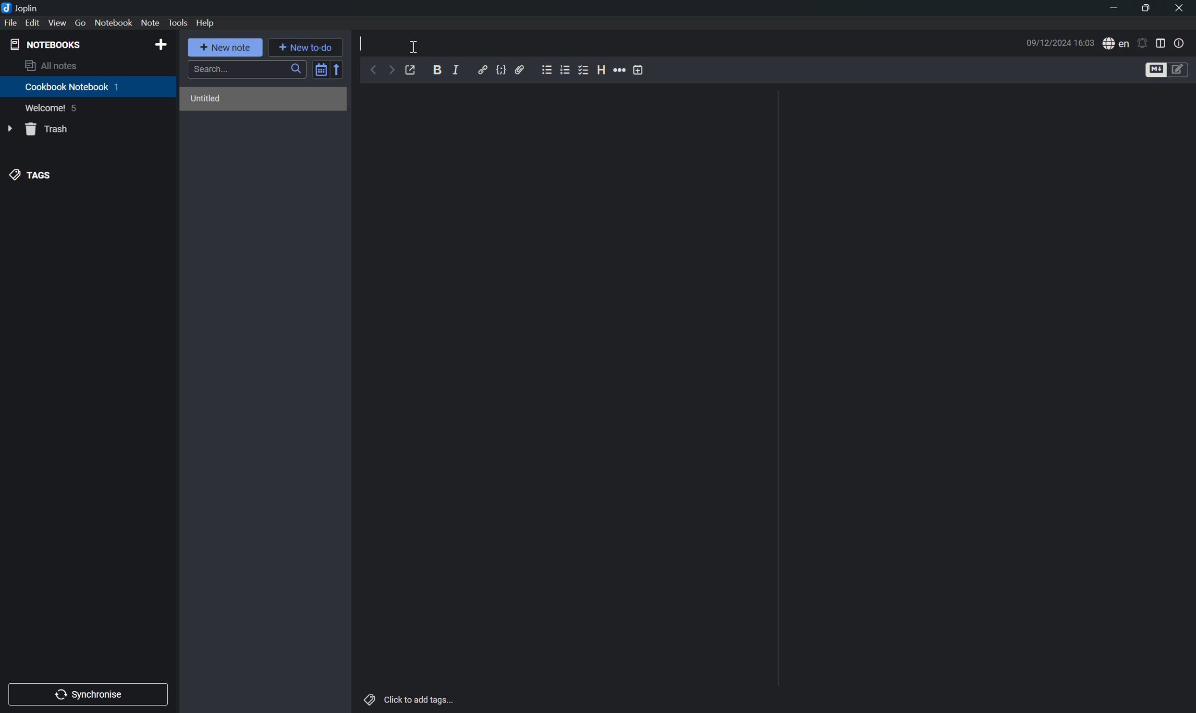 The height and width of the screenshot is (713, 1196). I want to click on Cookbook Notebook 1, so click(73, 87).